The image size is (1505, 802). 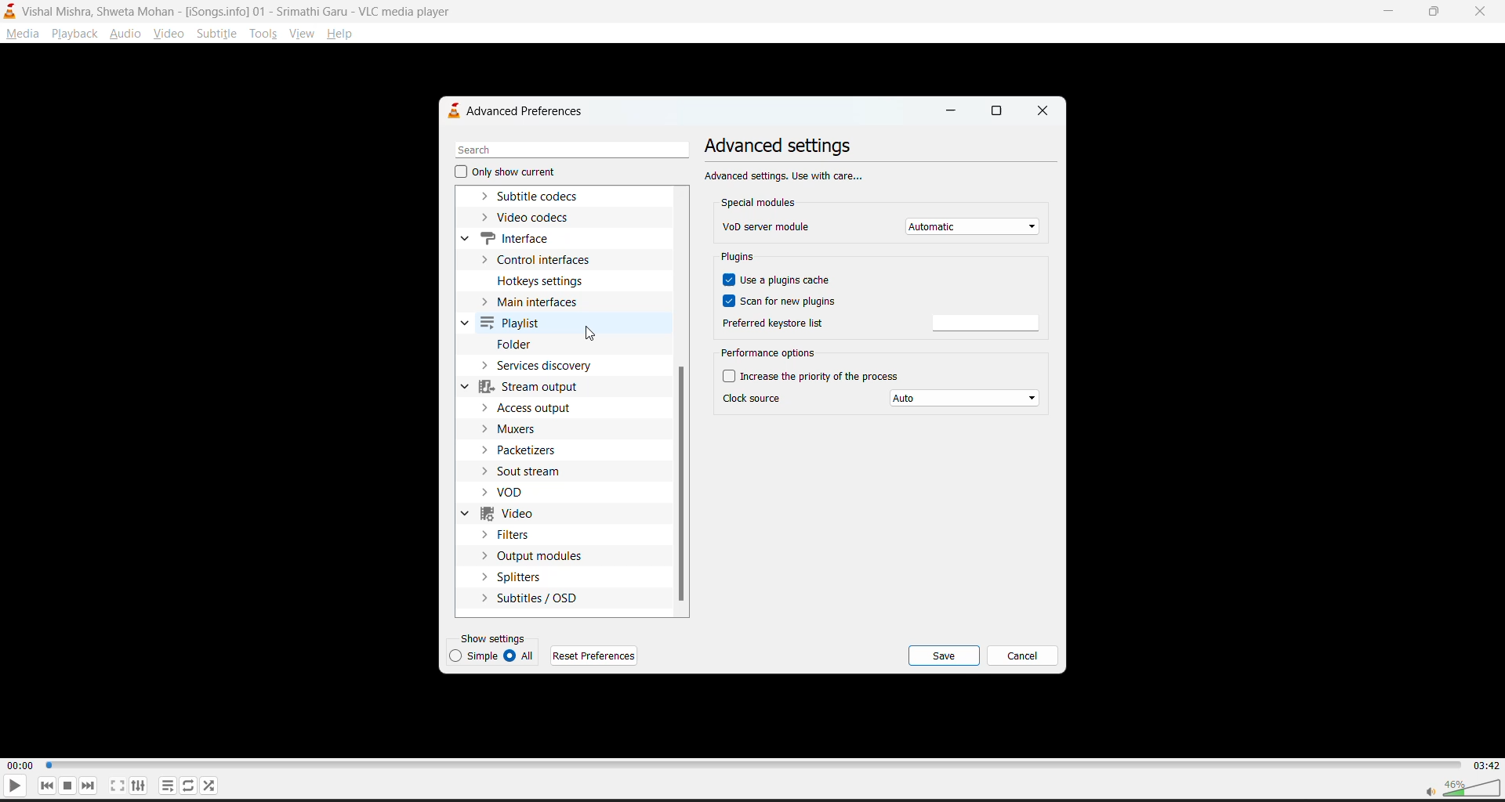 I want to click on 03:42, so click(x=1483, y=763).